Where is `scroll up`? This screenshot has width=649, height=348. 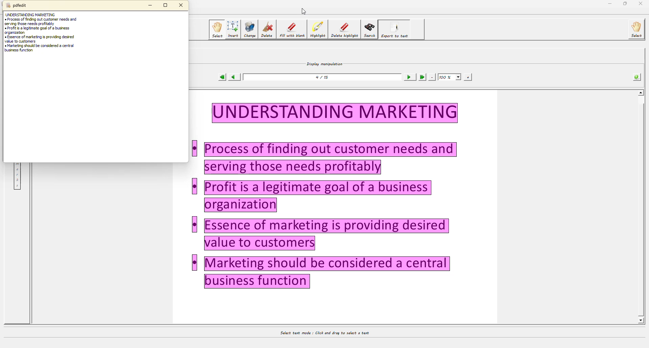
scroll up is located at coordinates (641, 92).